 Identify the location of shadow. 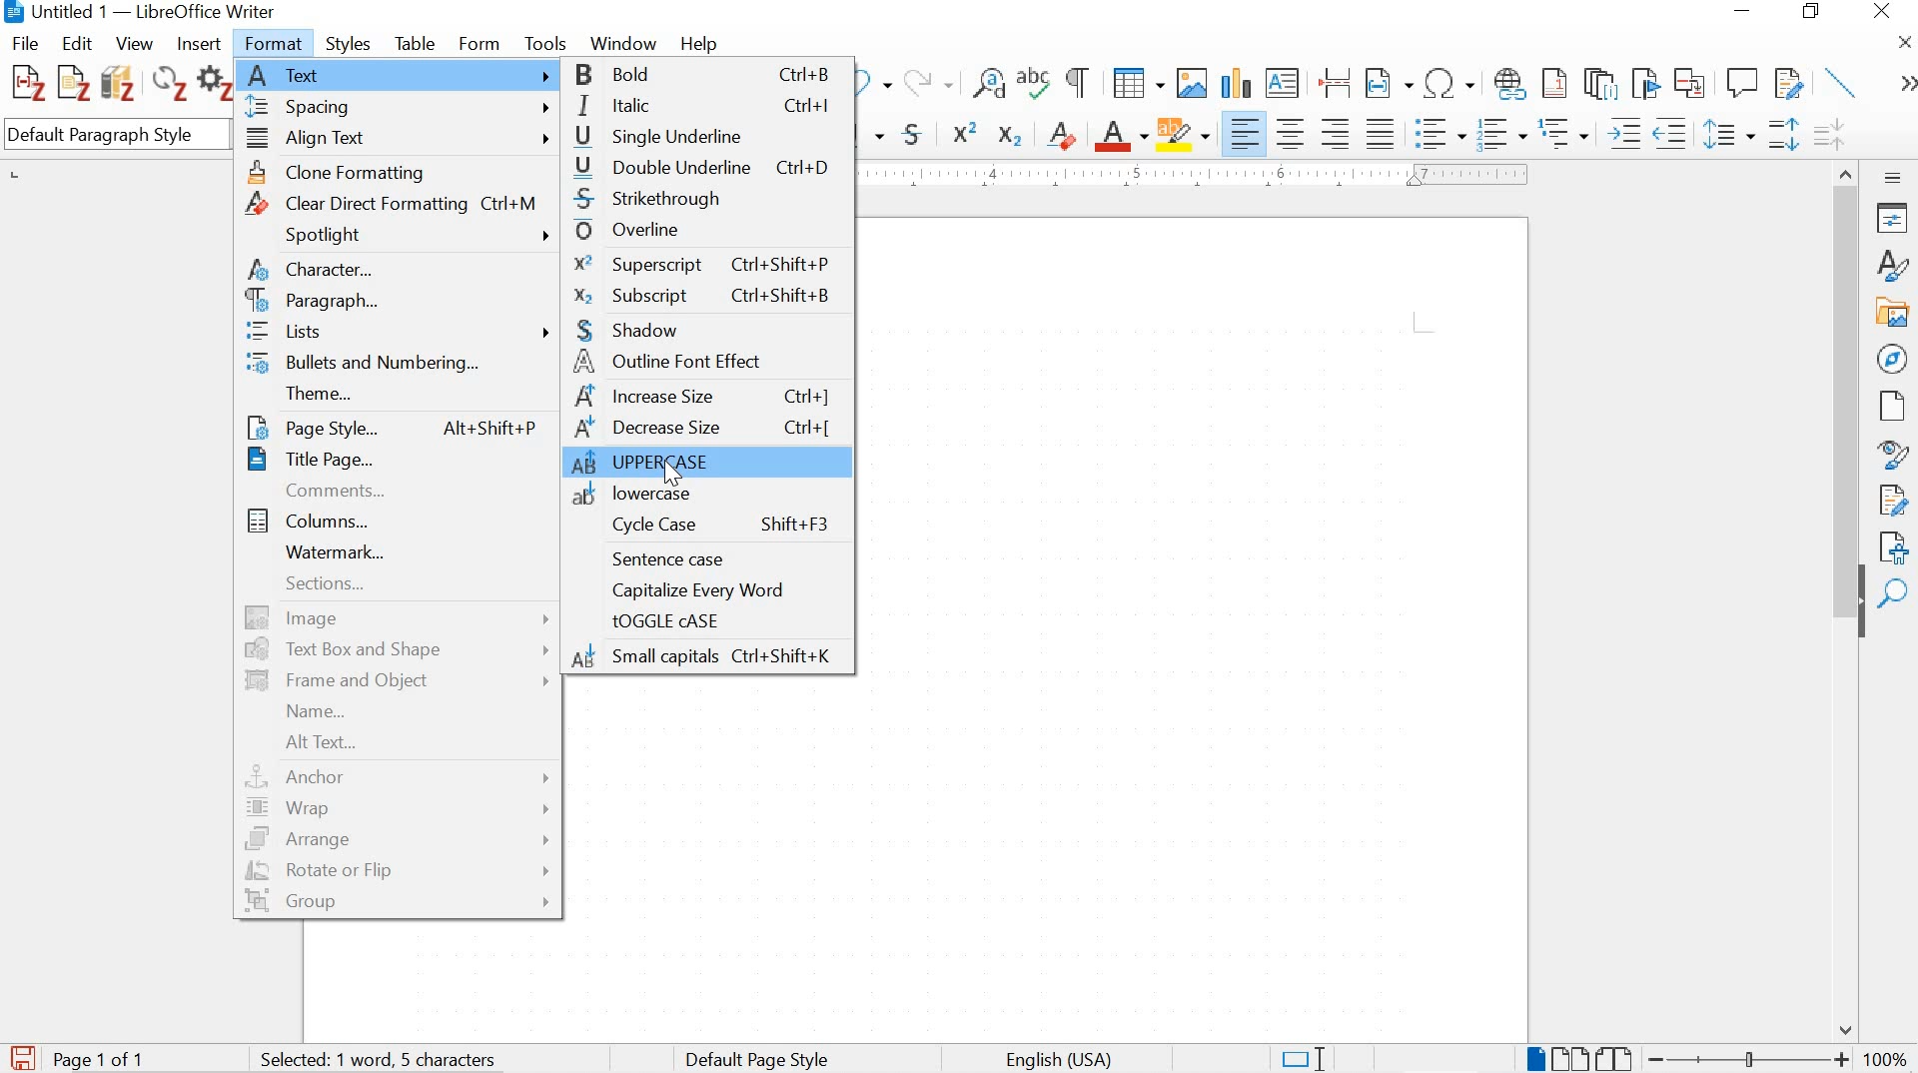
(705, 330).